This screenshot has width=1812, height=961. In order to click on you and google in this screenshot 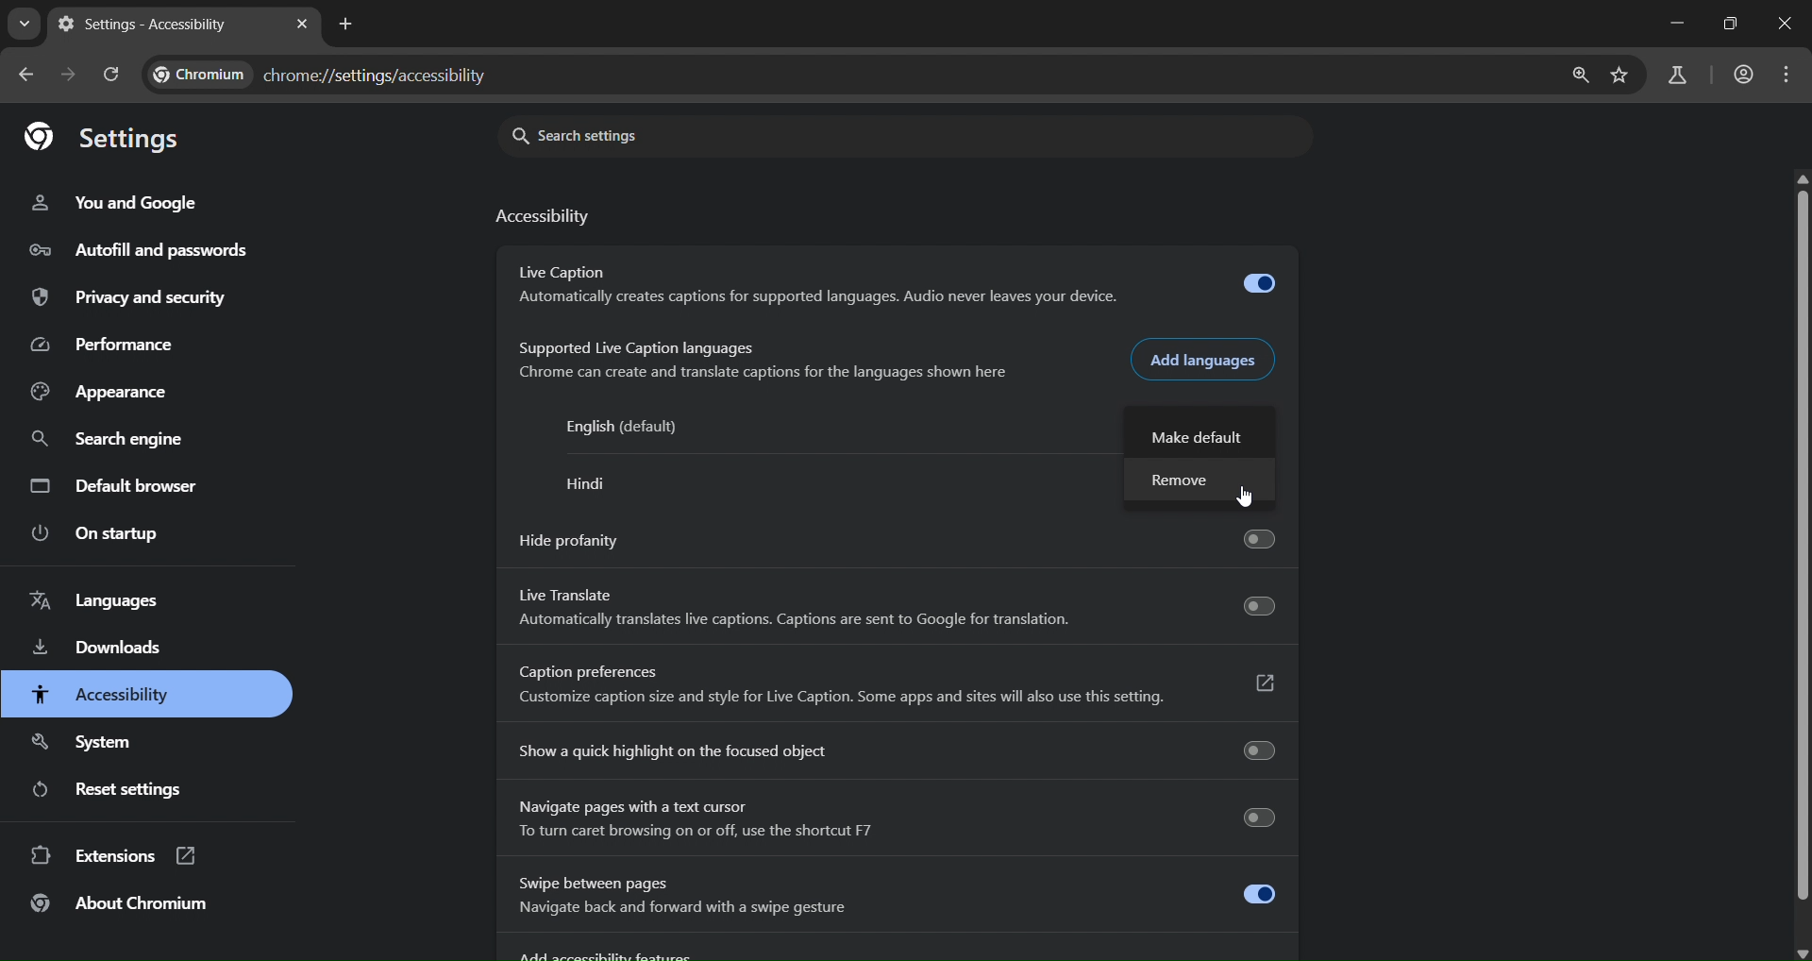, I will do `click(124, 207)`.